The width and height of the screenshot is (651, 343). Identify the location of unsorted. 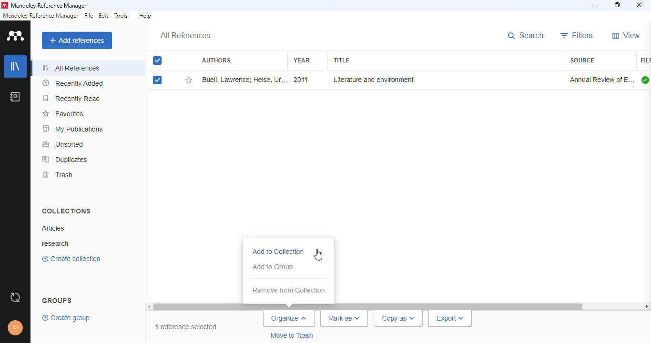
(64, 144).